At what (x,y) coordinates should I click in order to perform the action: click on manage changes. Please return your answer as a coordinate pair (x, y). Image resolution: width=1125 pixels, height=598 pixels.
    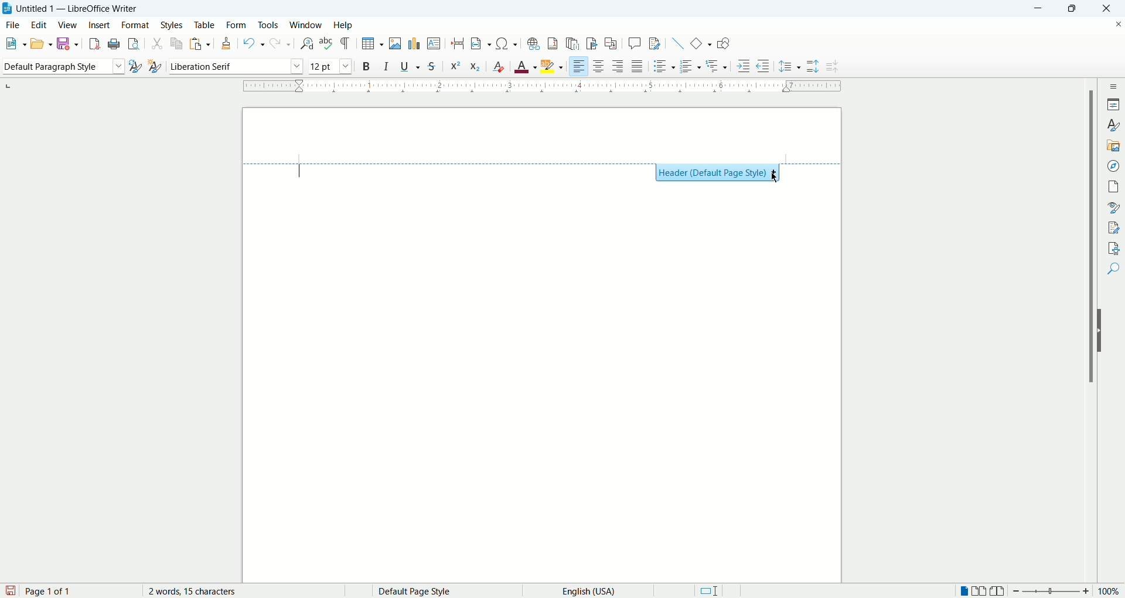
    Looking at the image, I should click on (1113, 227).